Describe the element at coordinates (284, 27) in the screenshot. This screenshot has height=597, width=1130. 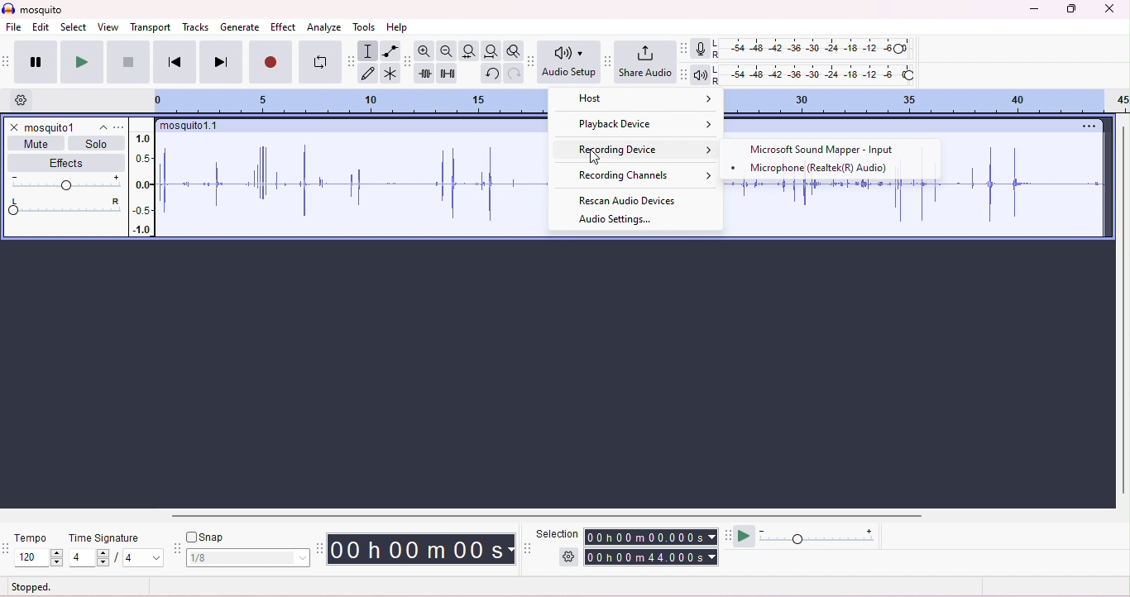
I see `effect` at that location.